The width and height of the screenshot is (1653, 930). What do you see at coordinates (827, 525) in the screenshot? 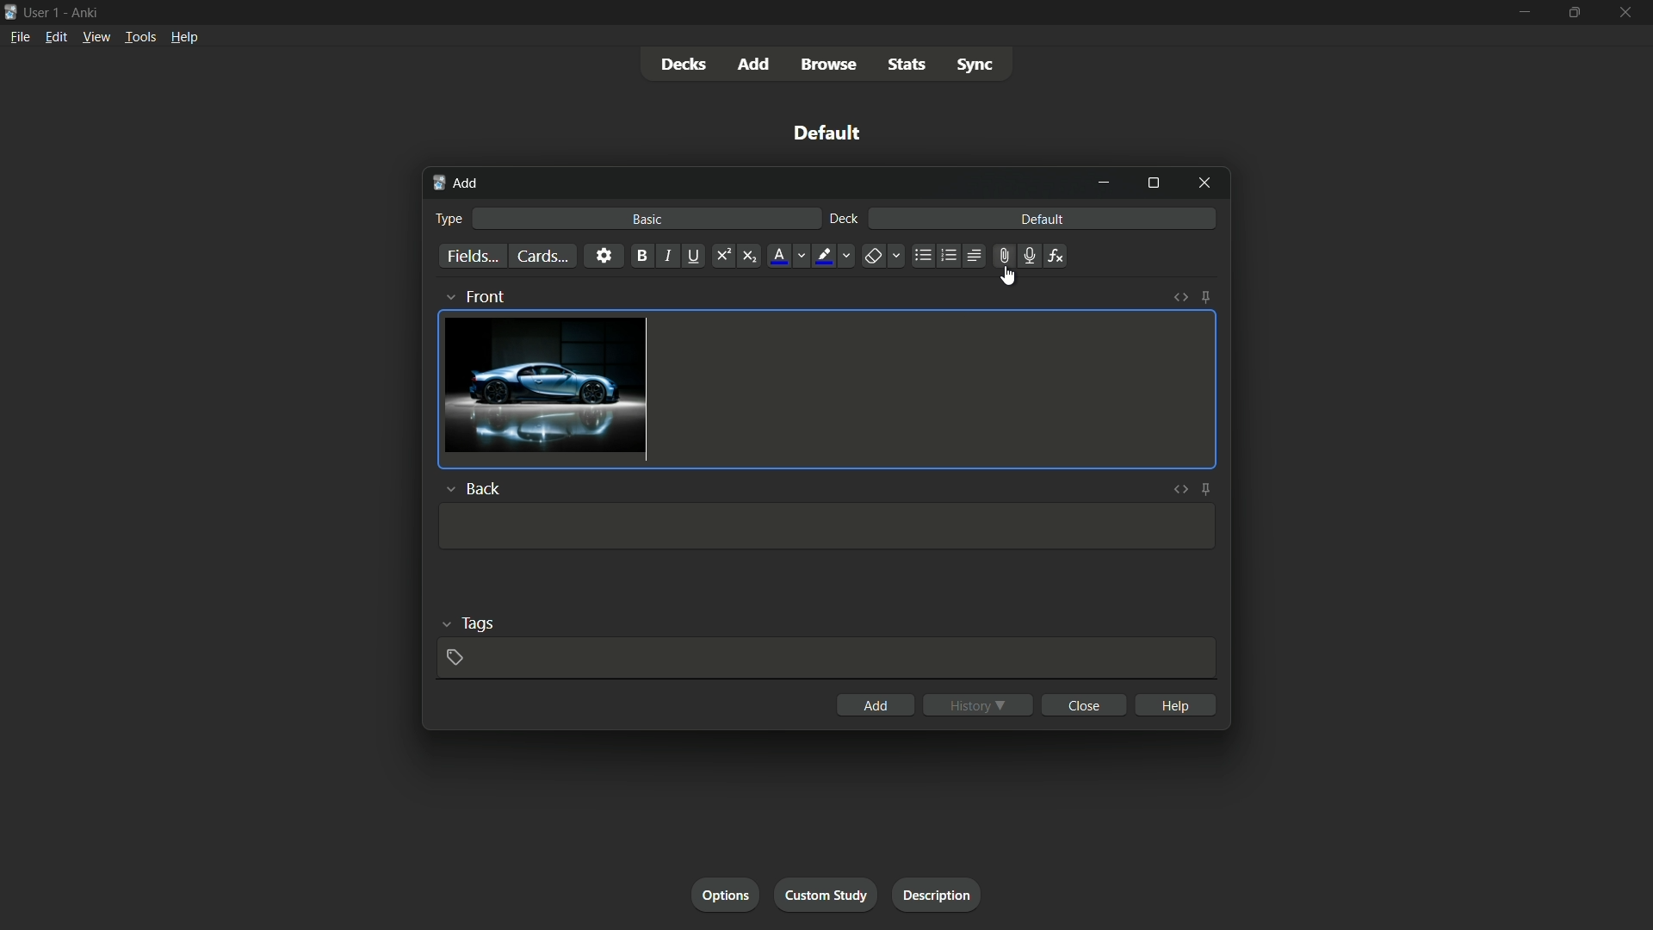
I see `Template` at bounding box center [827, 525].